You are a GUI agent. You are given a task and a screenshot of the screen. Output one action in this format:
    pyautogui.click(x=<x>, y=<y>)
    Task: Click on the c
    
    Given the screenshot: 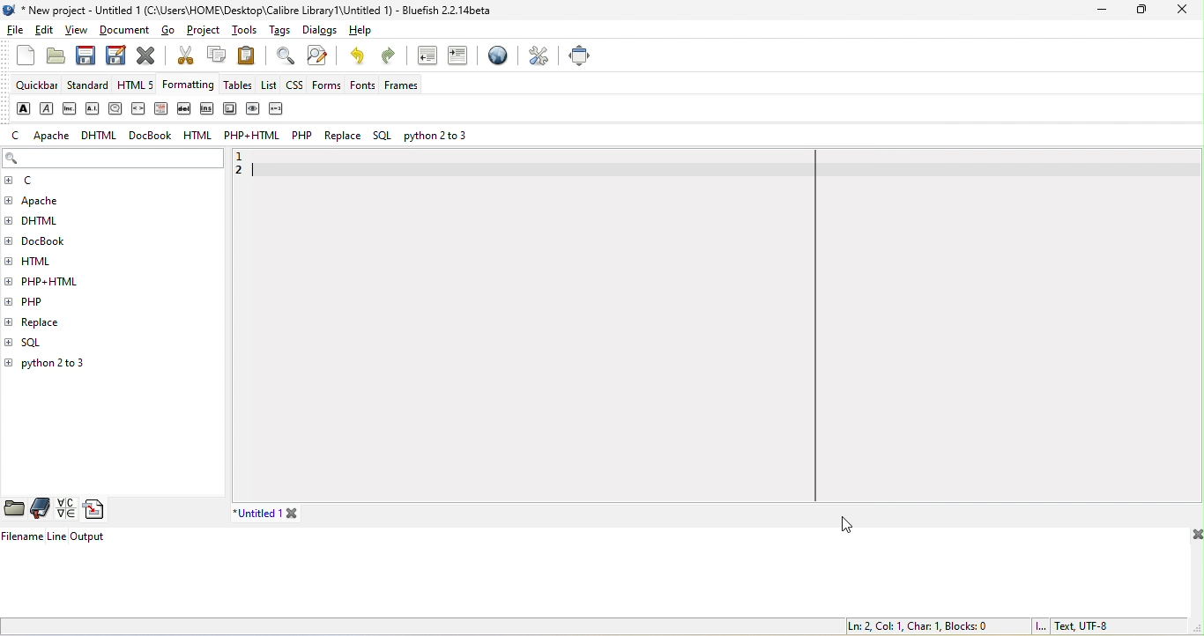 What is the action you would take?
    pyautogui.click(x=17, y=136)
    